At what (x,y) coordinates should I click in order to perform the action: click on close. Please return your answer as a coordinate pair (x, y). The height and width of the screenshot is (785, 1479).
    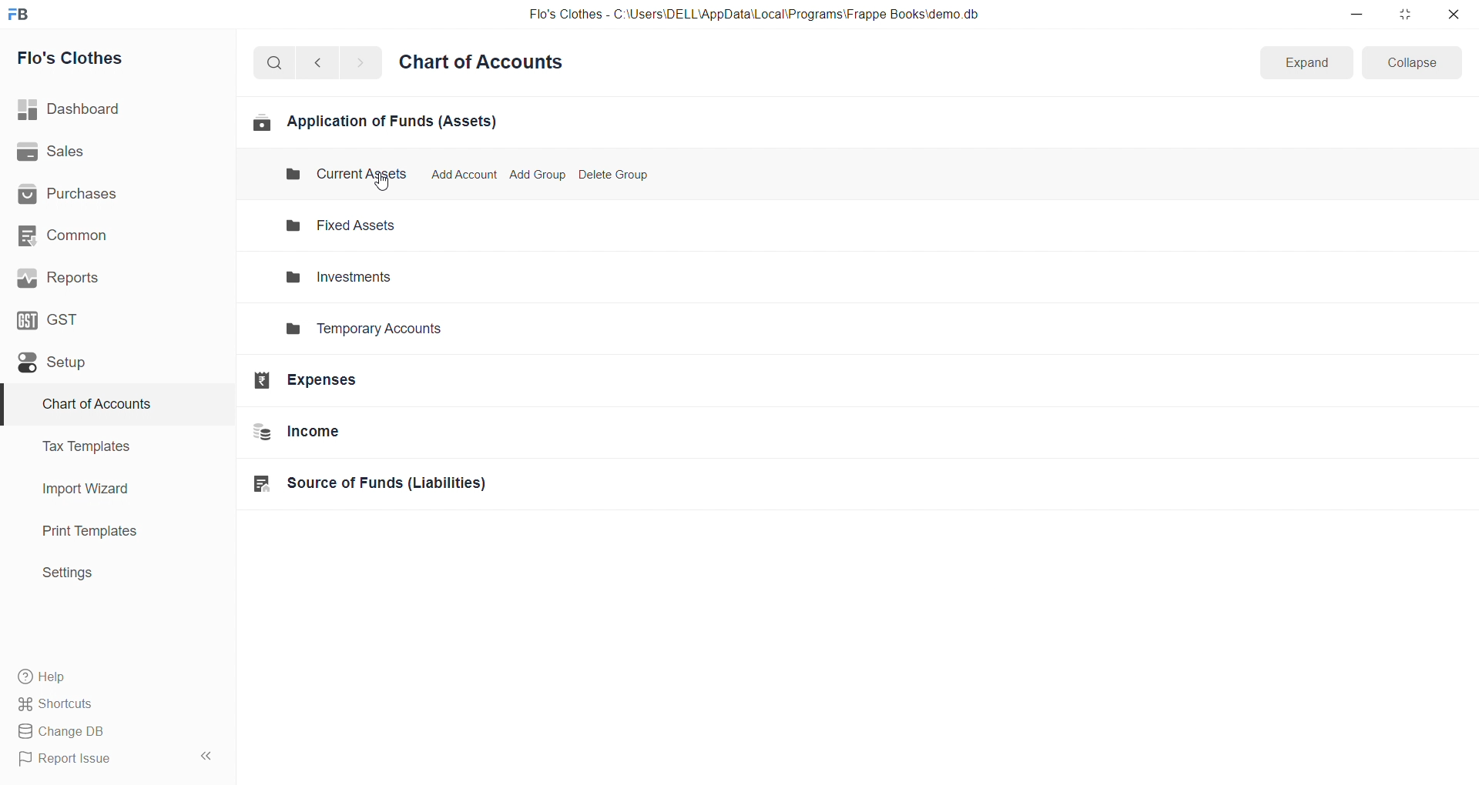
    Looking at the image, I should click on (1453, 14).